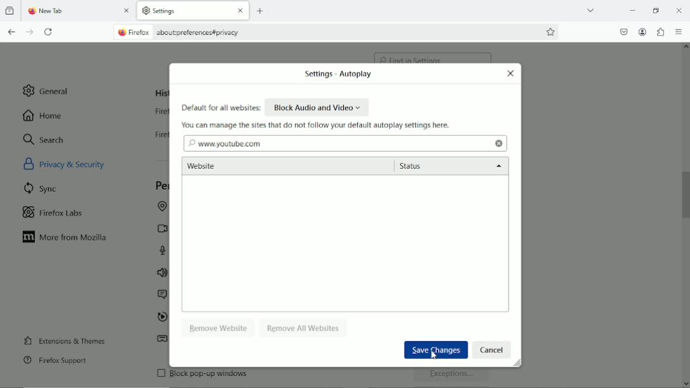 The width and height of the screenshot is (690, 388). I want to click on restore down, so click(656, 9).